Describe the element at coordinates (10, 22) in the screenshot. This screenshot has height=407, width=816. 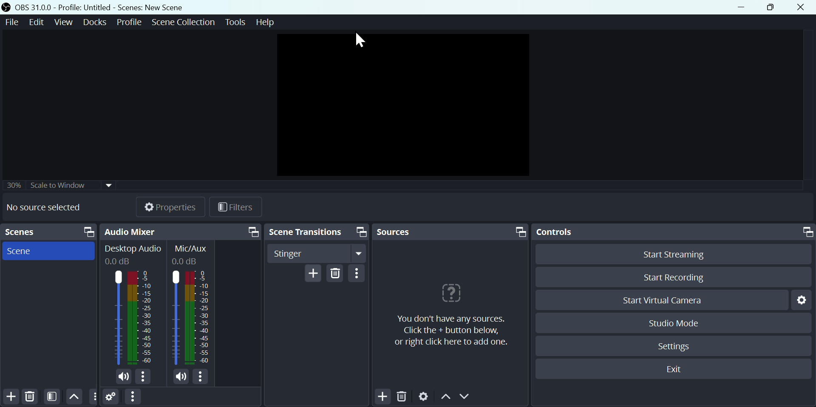
I see `` at that location.